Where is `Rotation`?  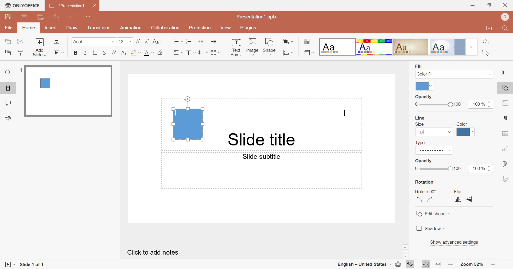 Rotation is located at coordinates (426, 182).